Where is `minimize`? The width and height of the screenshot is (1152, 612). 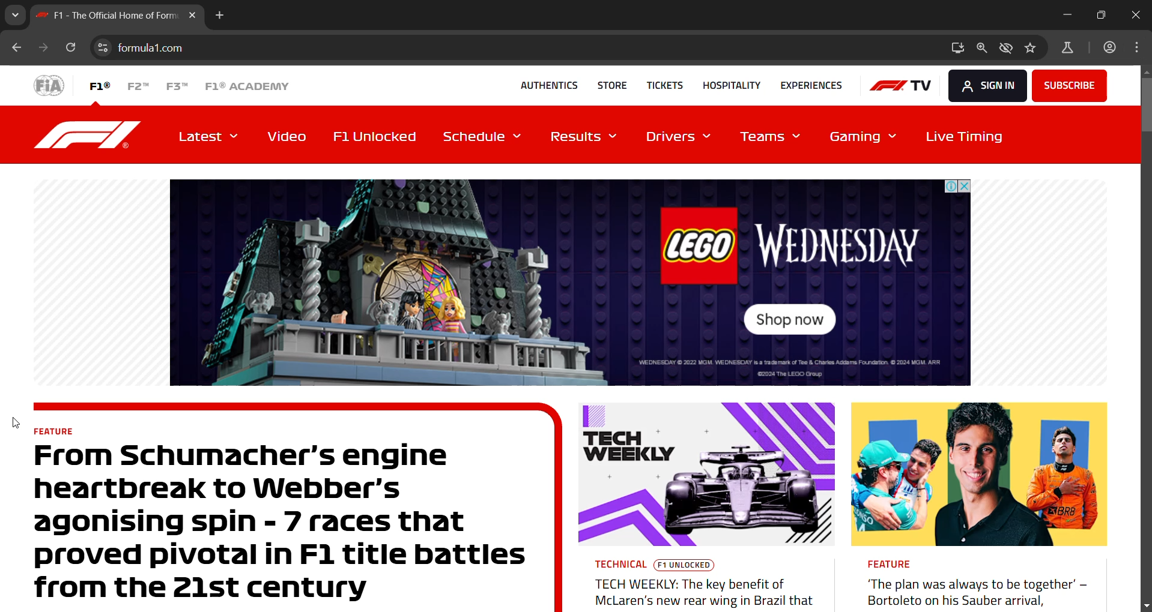 minimize is located at coordinates (1069, 15).